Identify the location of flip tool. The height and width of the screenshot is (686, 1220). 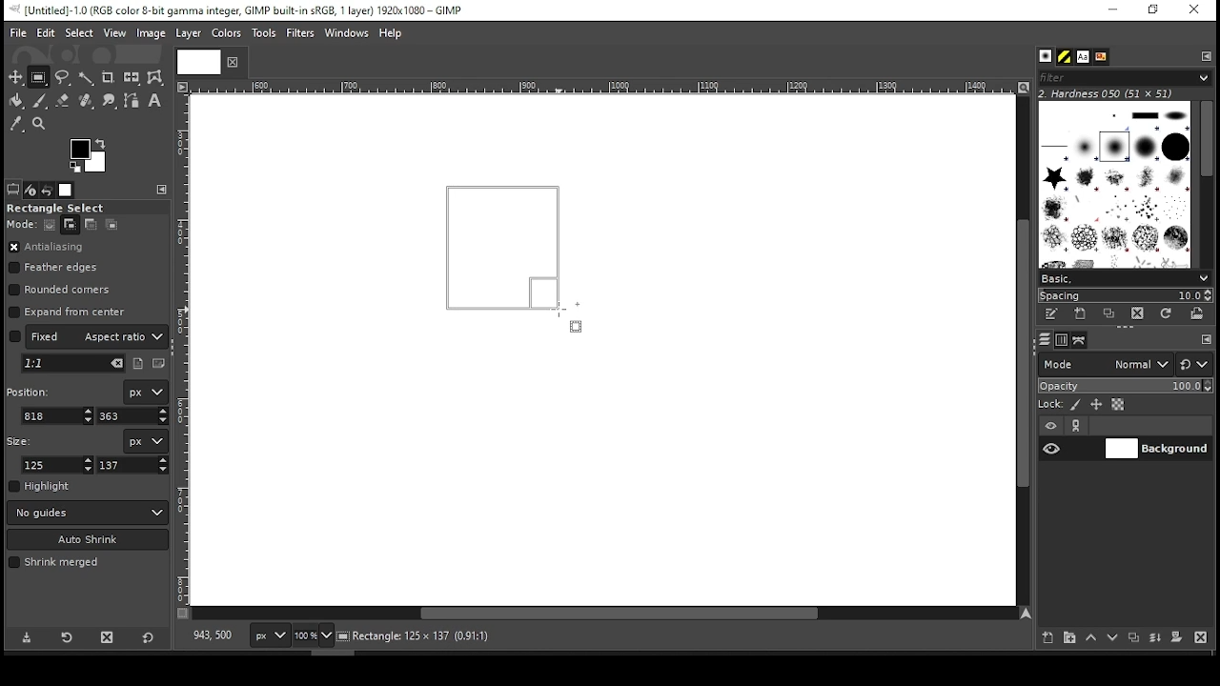
(132, 76).